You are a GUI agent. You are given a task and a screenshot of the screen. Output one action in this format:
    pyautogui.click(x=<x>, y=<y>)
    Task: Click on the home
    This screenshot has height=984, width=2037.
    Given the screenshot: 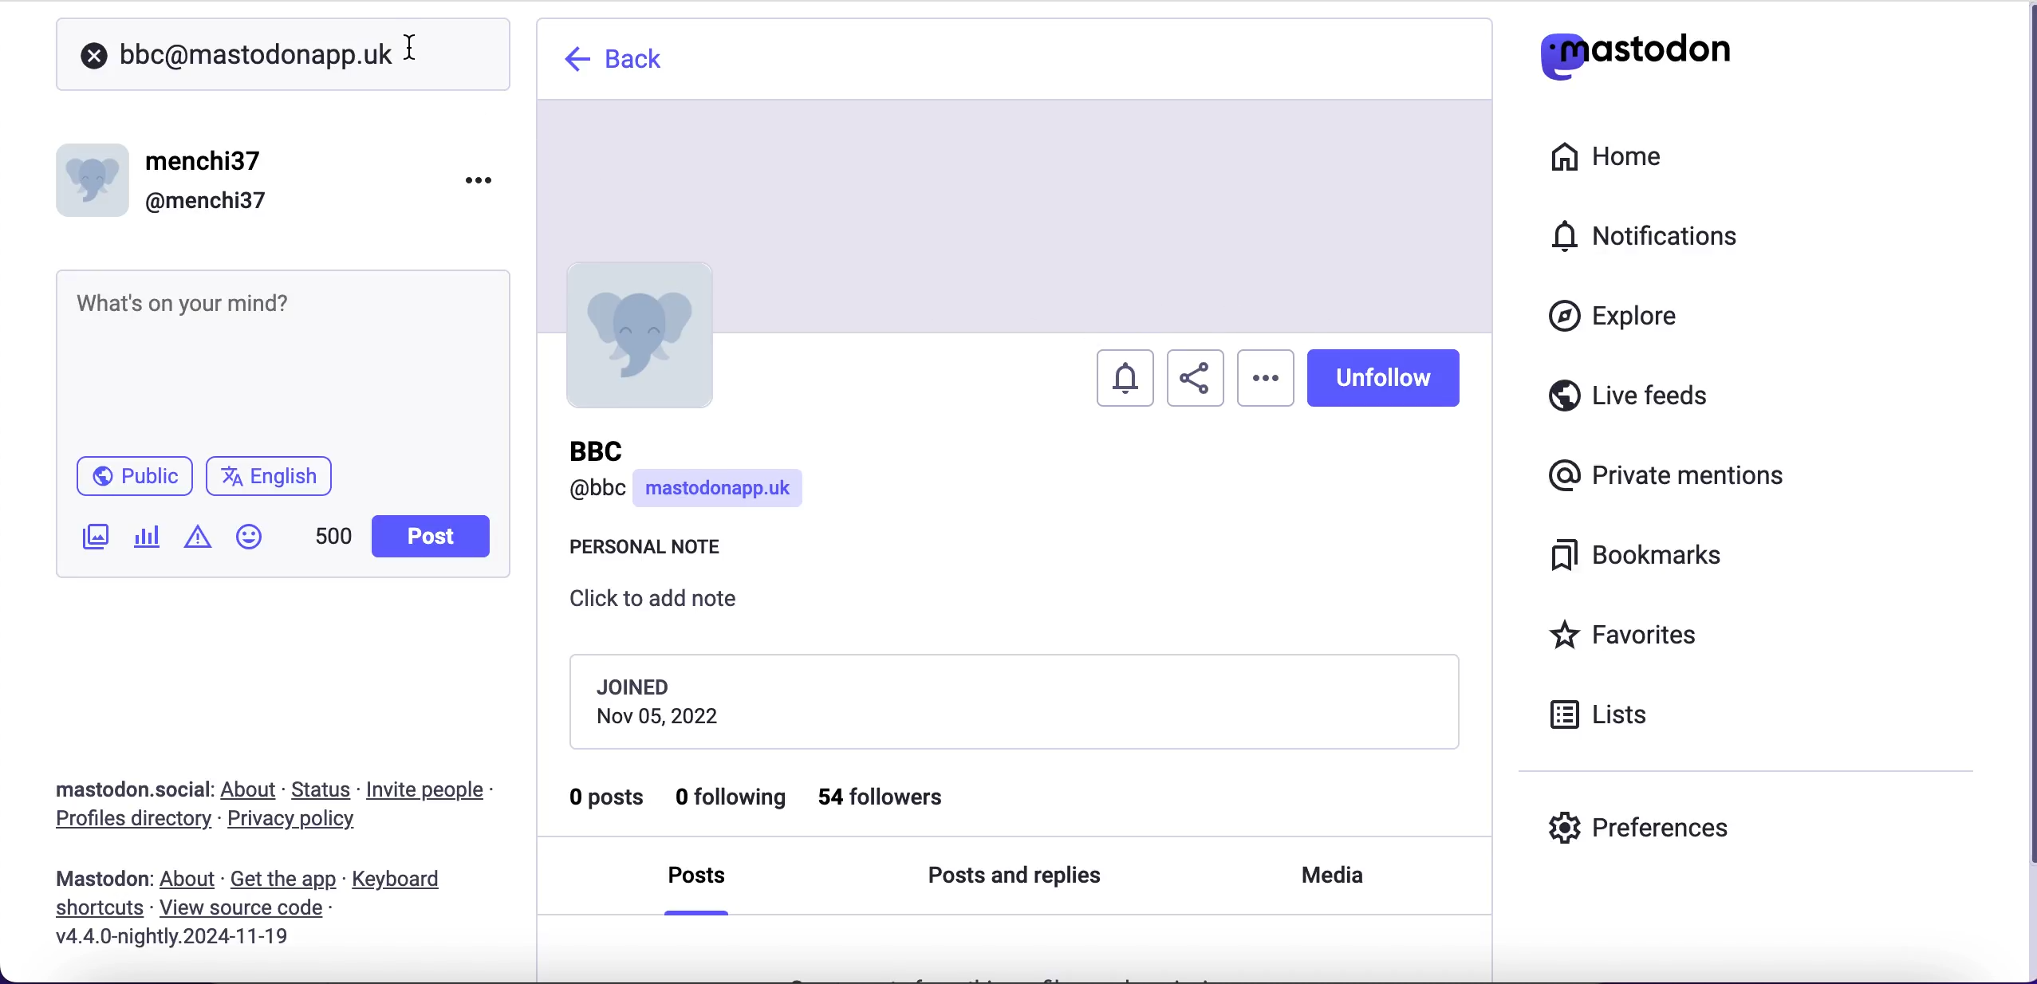 What is the action you would take?
    pyautogui.click(x=1603, y=157)
    